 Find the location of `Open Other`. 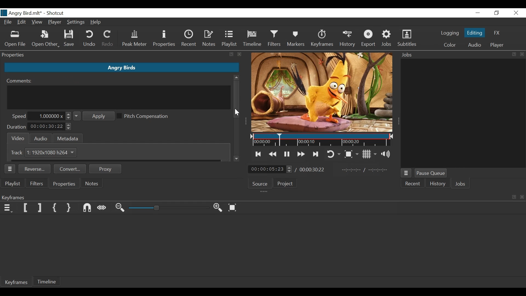

Open Other is located at coordinates (45, 39).